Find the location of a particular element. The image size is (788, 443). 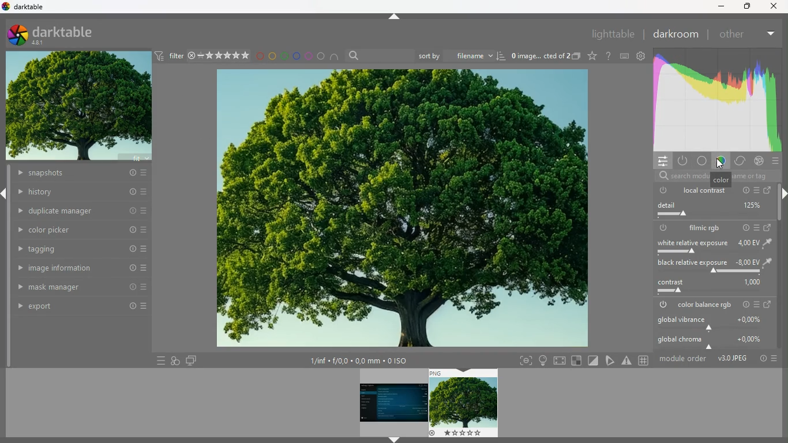

change is located at coordinates (739, 162).